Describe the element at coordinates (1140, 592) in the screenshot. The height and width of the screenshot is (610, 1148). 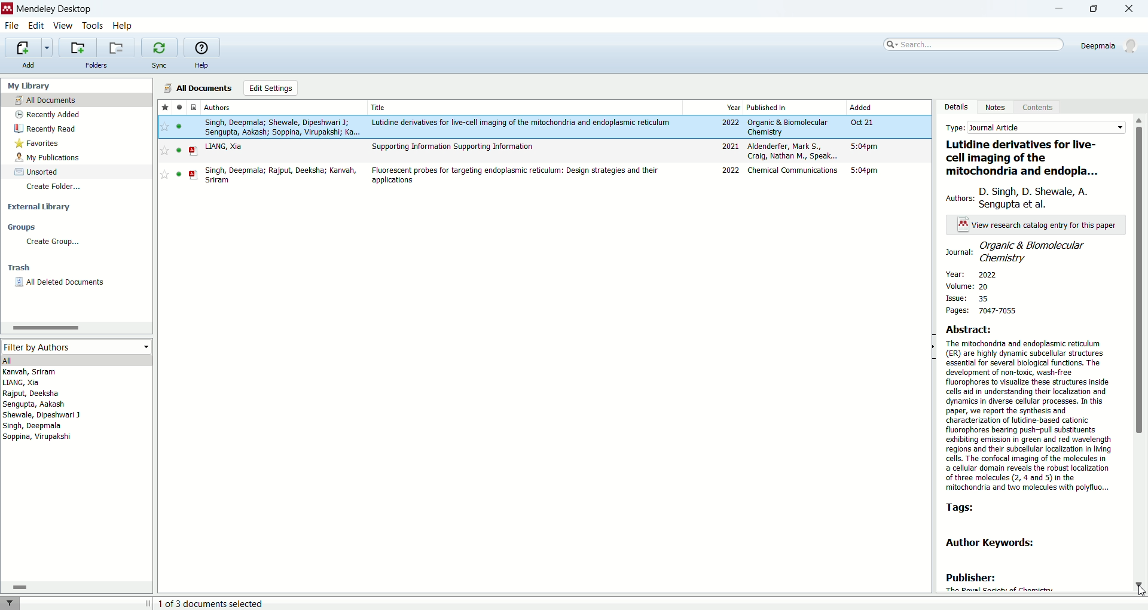
I see `cursor - press` at that location.